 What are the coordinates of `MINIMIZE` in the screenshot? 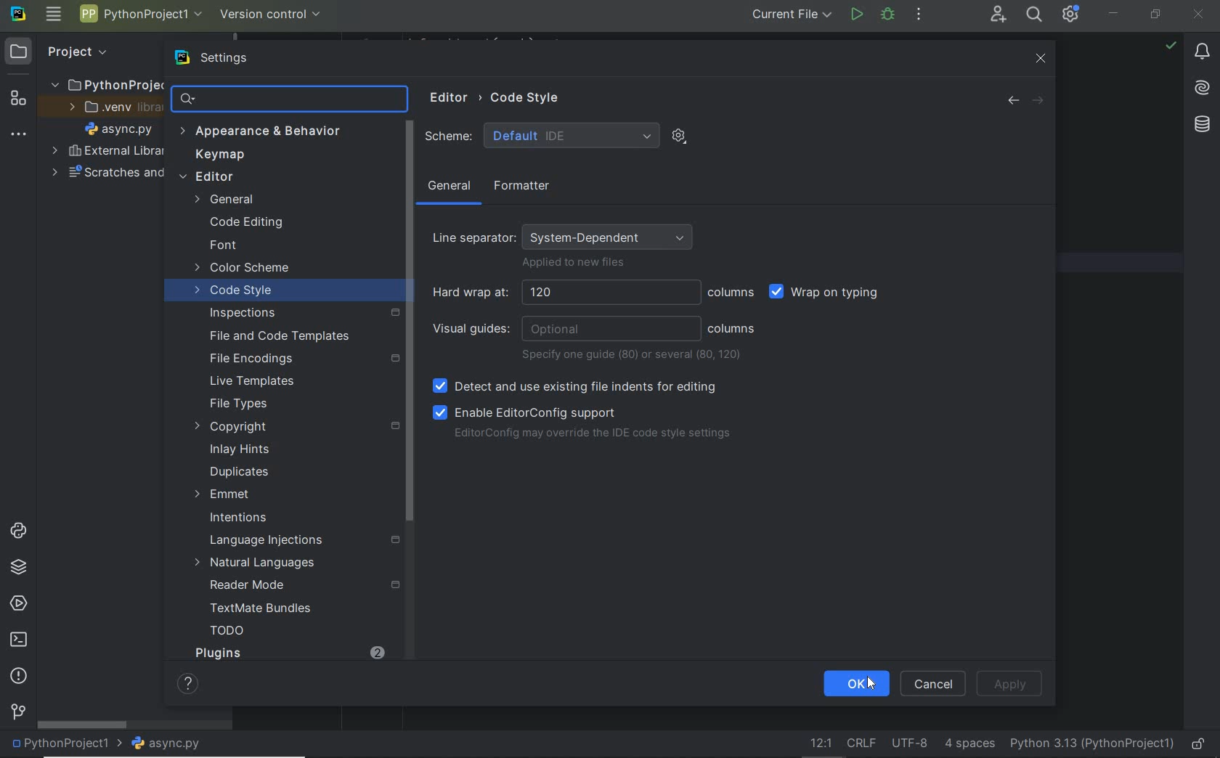 It's located at (1115, 12).